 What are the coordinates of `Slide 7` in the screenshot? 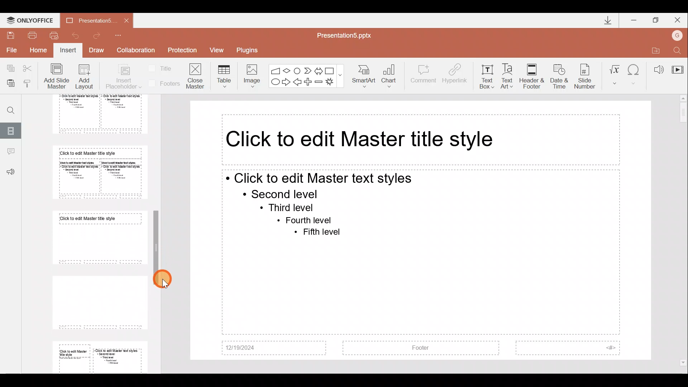 It's located at (97, 238).